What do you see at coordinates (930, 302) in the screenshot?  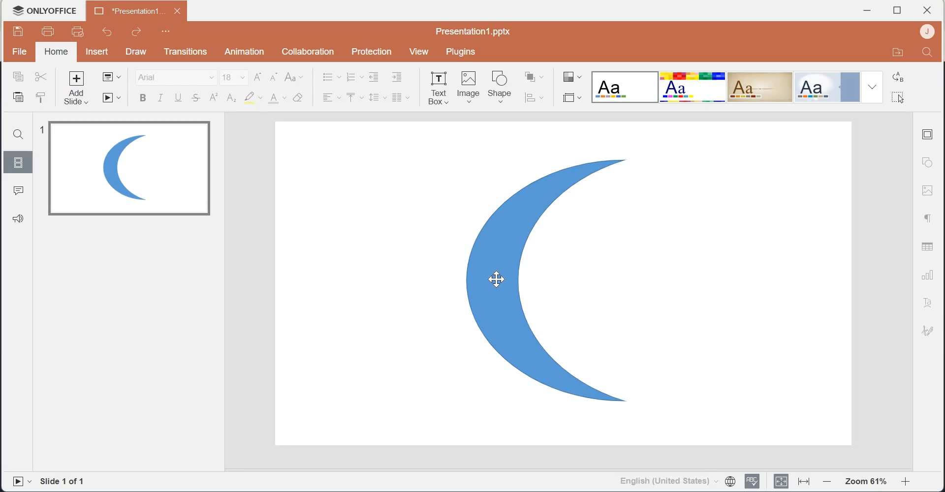 I see `Text` at bounding box center [930, 302].